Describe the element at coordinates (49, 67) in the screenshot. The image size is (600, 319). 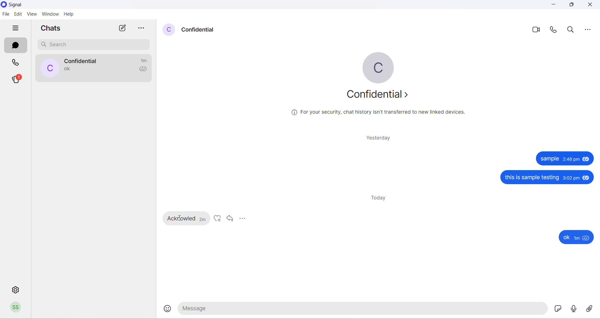
I see `profile picture` at that location.